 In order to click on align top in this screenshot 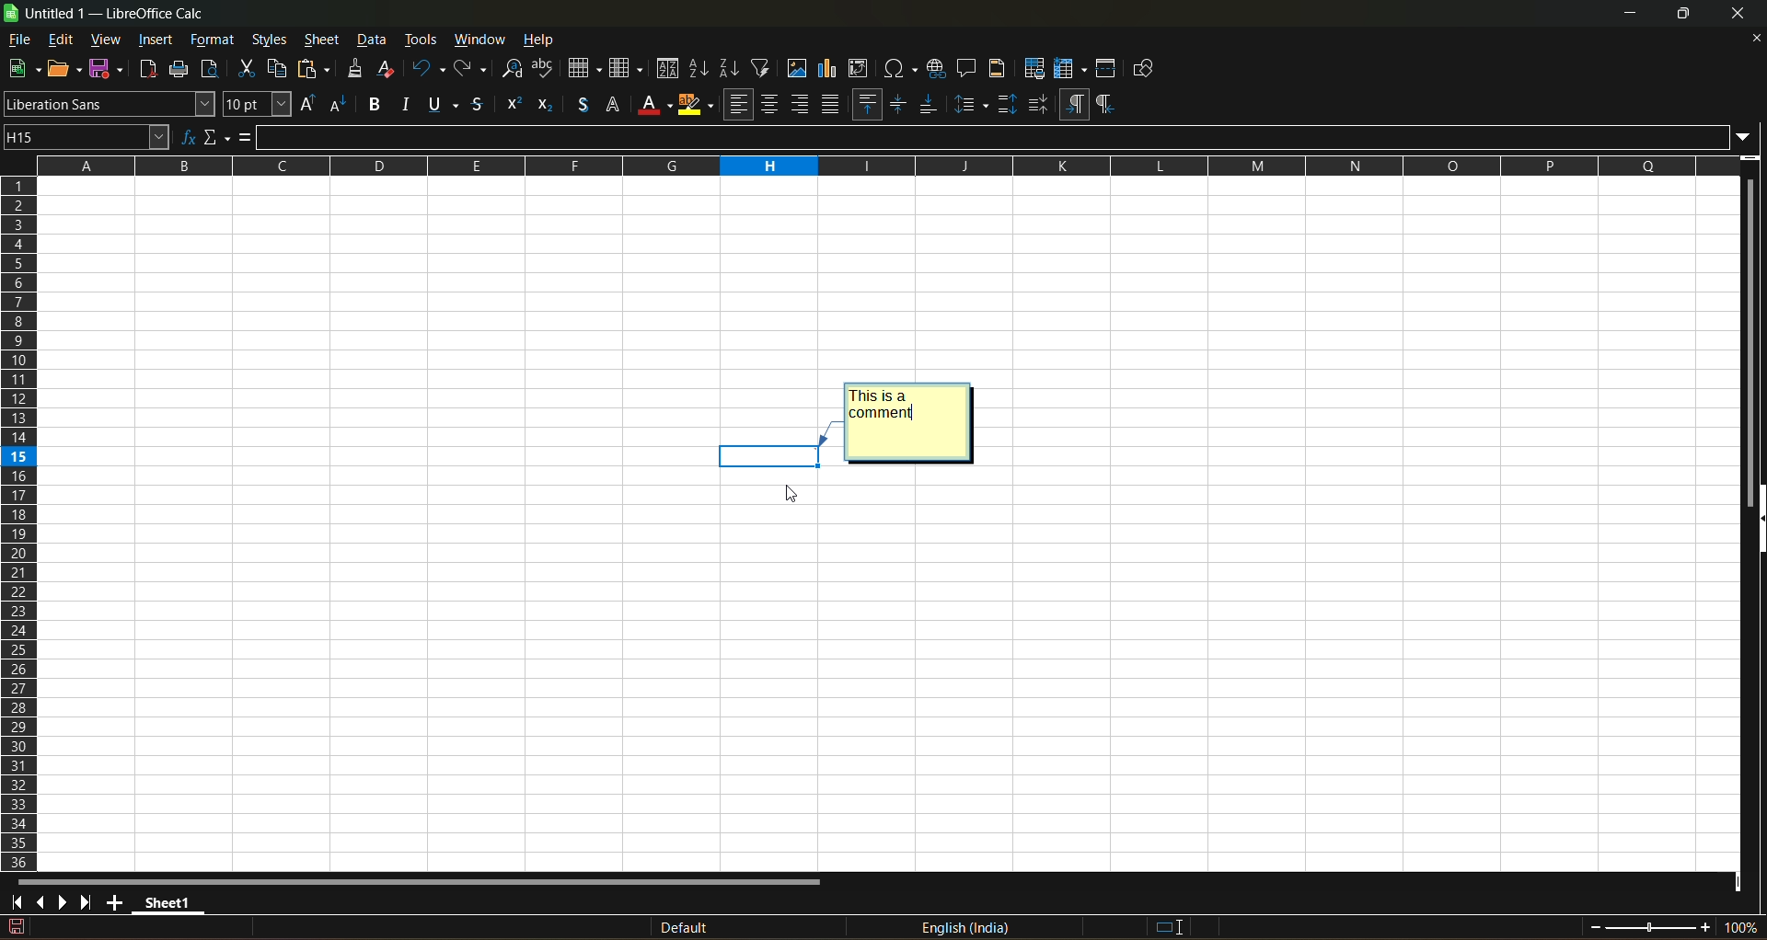, I will do `click(609, 102)`.